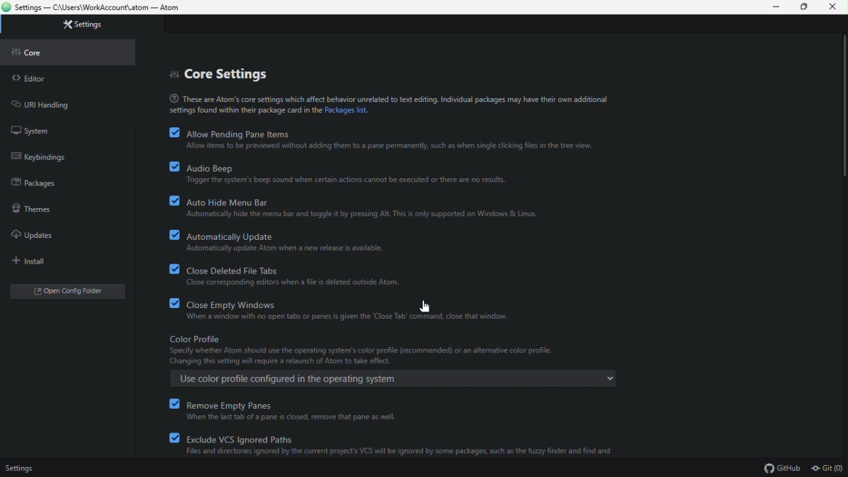  I want to click on Allow pending pane items, so click(404, 138).